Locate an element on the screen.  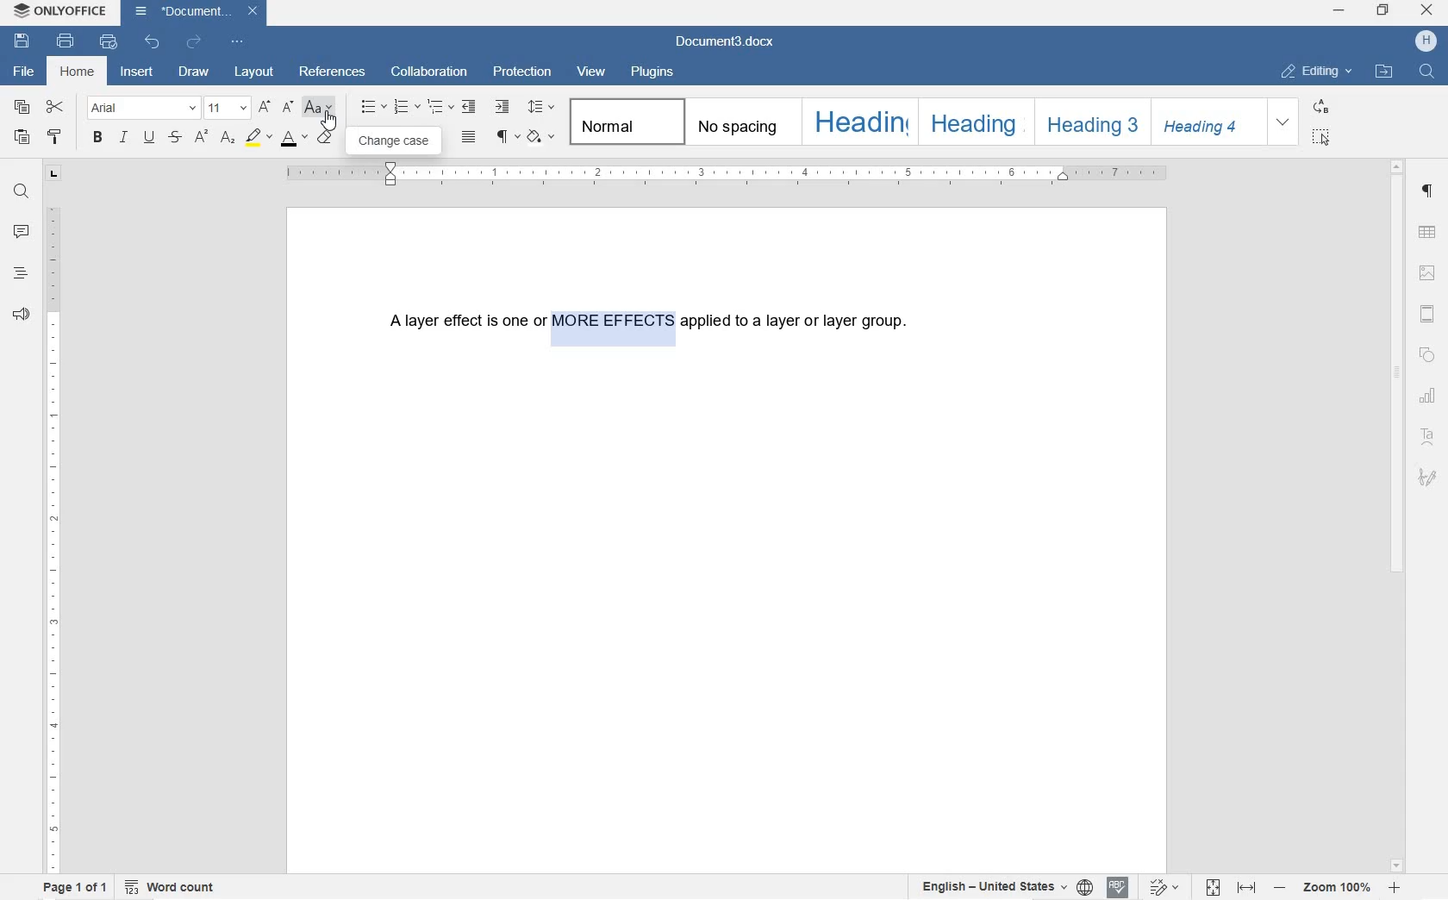
QUICK PRINT is located at coordinates (108, 43).